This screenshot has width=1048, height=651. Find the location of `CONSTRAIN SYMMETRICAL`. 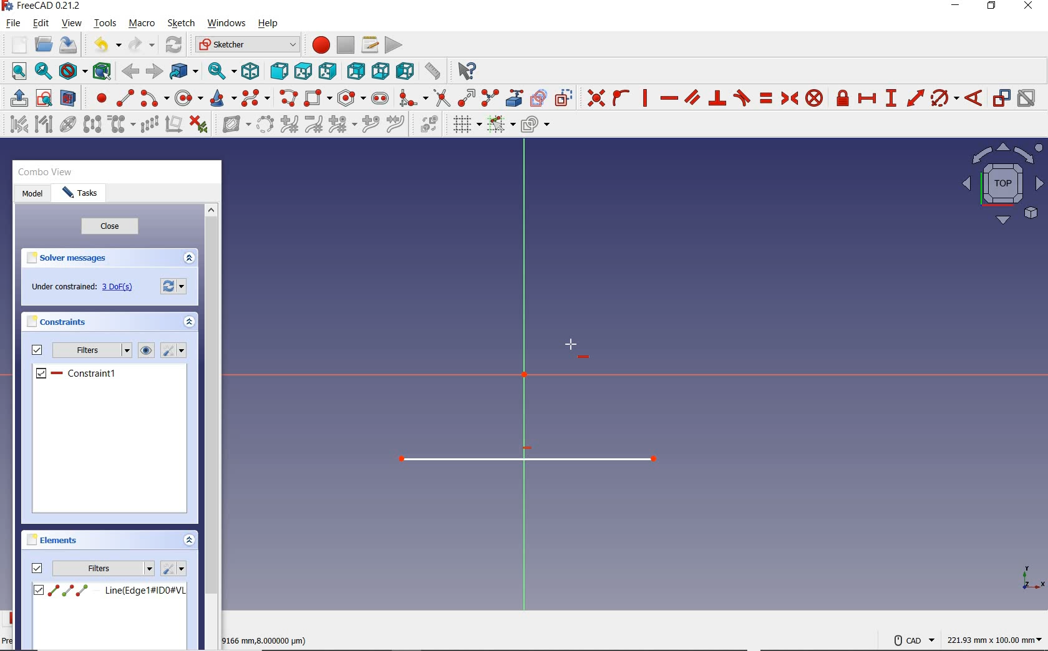

CONSTRAIN SYMMETRICAL is located at coordinates (788, 98).